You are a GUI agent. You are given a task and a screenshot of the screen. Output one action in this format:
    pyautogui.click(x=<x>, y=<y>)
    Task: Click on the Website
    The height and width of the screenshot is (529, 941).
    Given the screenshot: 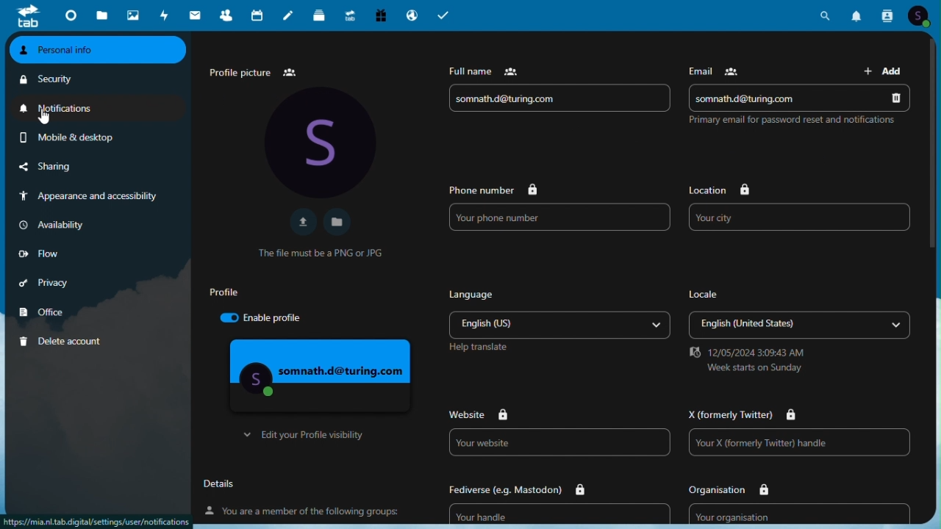 What is the action you would take?
    pyautogui.click(x=559, y=442)
    